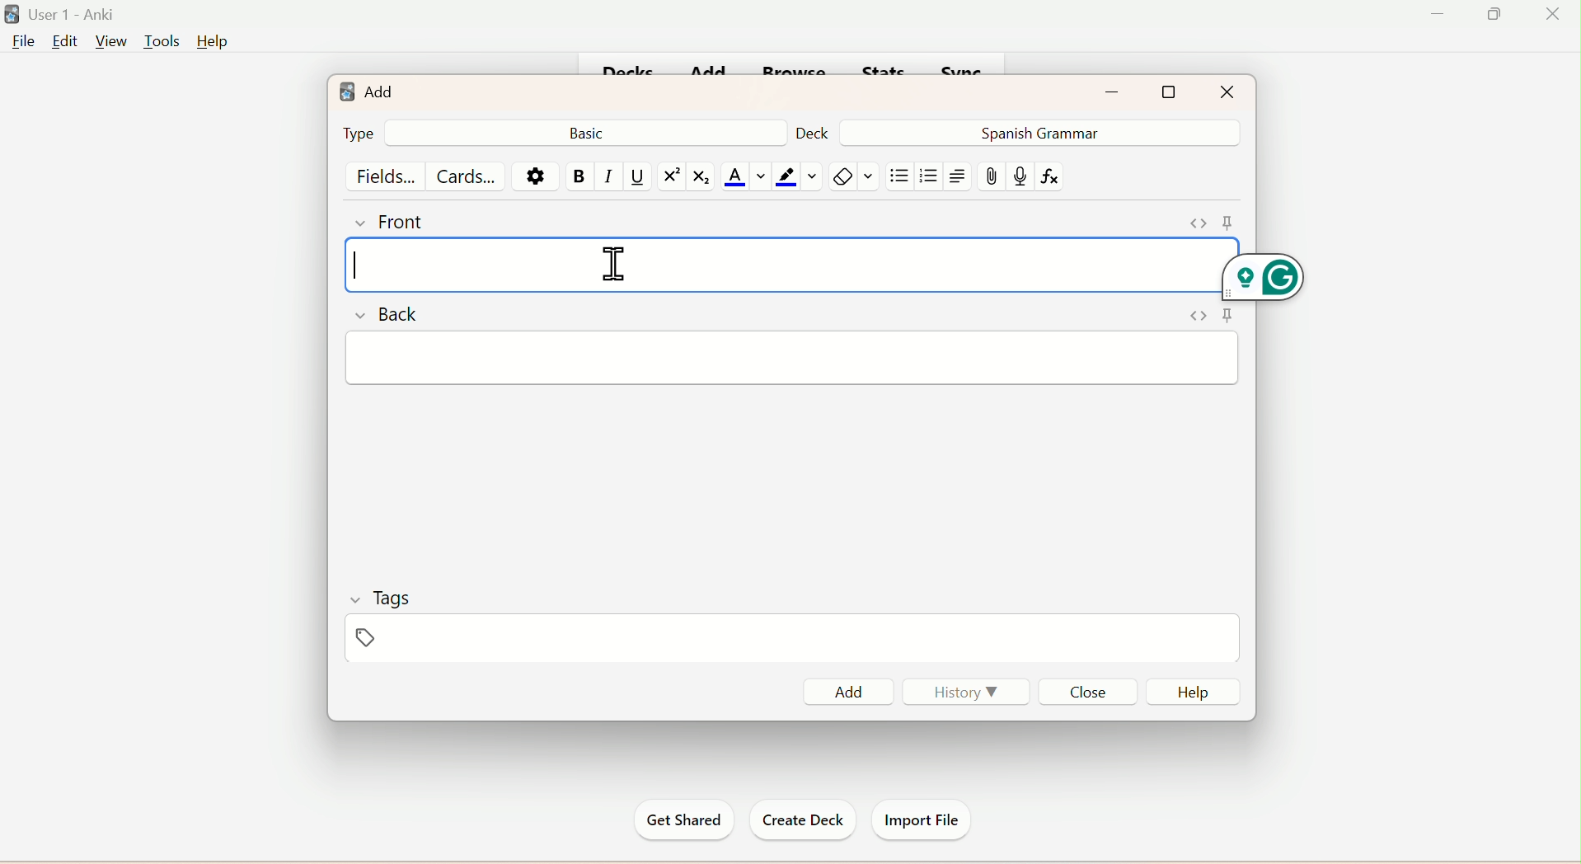 This screenshot has width=1581, height=864. I want to click on Maximize, so click(1171, 92).